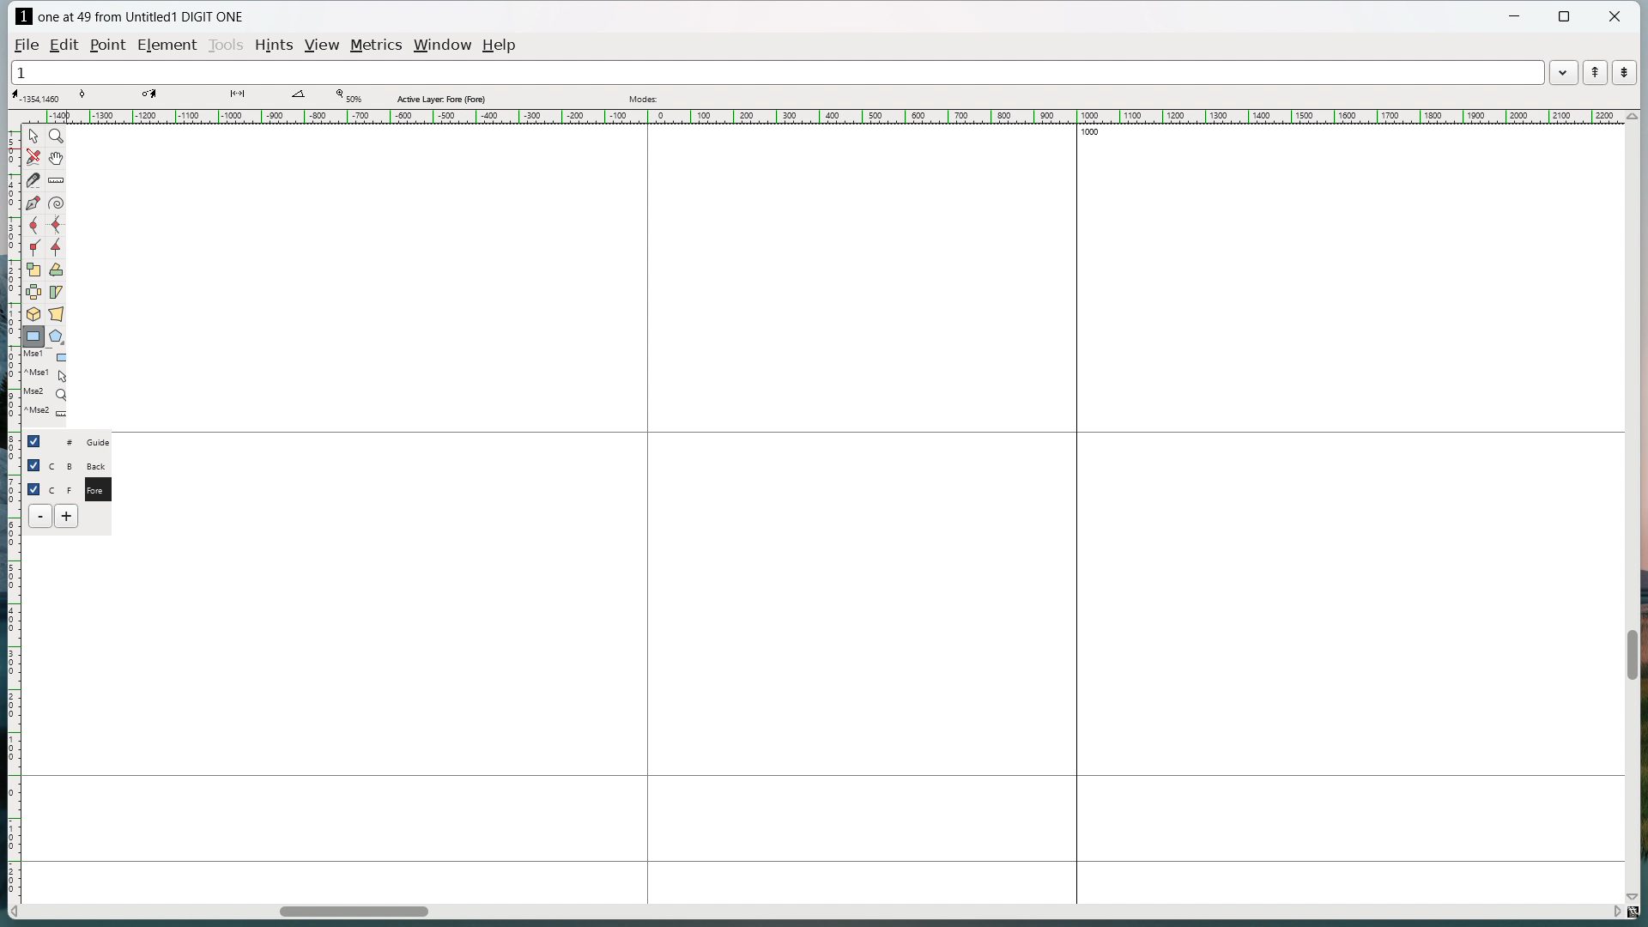 This screenshot has height=927, width=1648. Describe the element at coordinates (57, 203) in the screenshot. I see `toggle spiral` at that location.